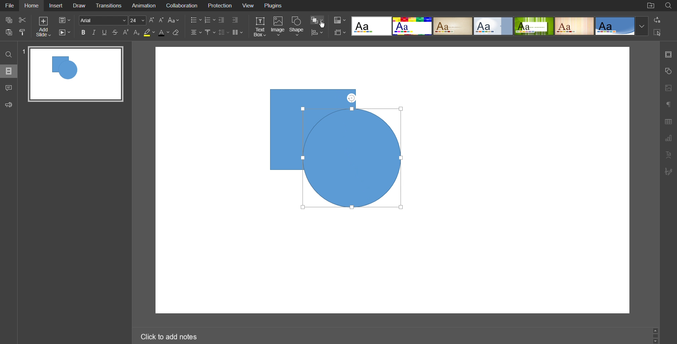 The image size is (677, 344). What do you see at coordinates (105, 32) in the screenshot?
I see `Underline` at bounding box center [105, 32].